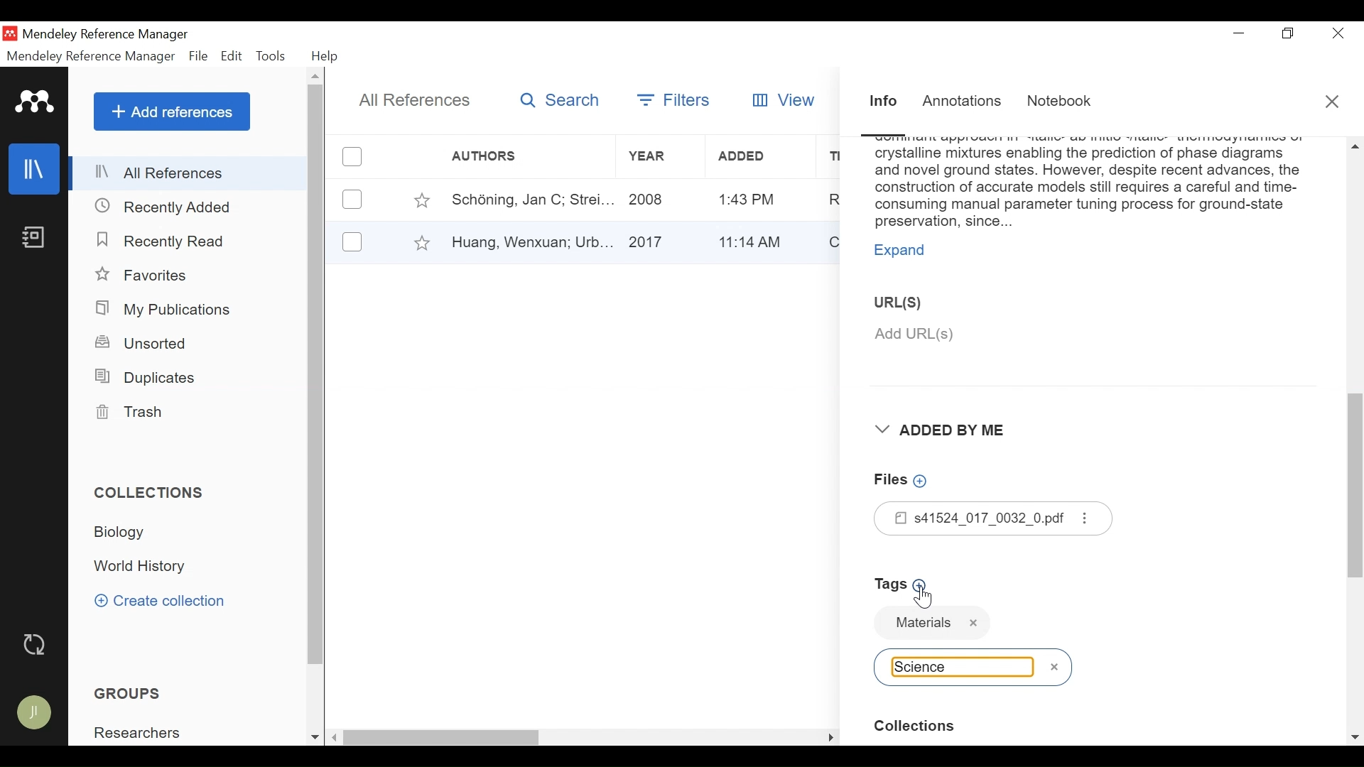  I want to click on Added By Me, so click(949, 430).